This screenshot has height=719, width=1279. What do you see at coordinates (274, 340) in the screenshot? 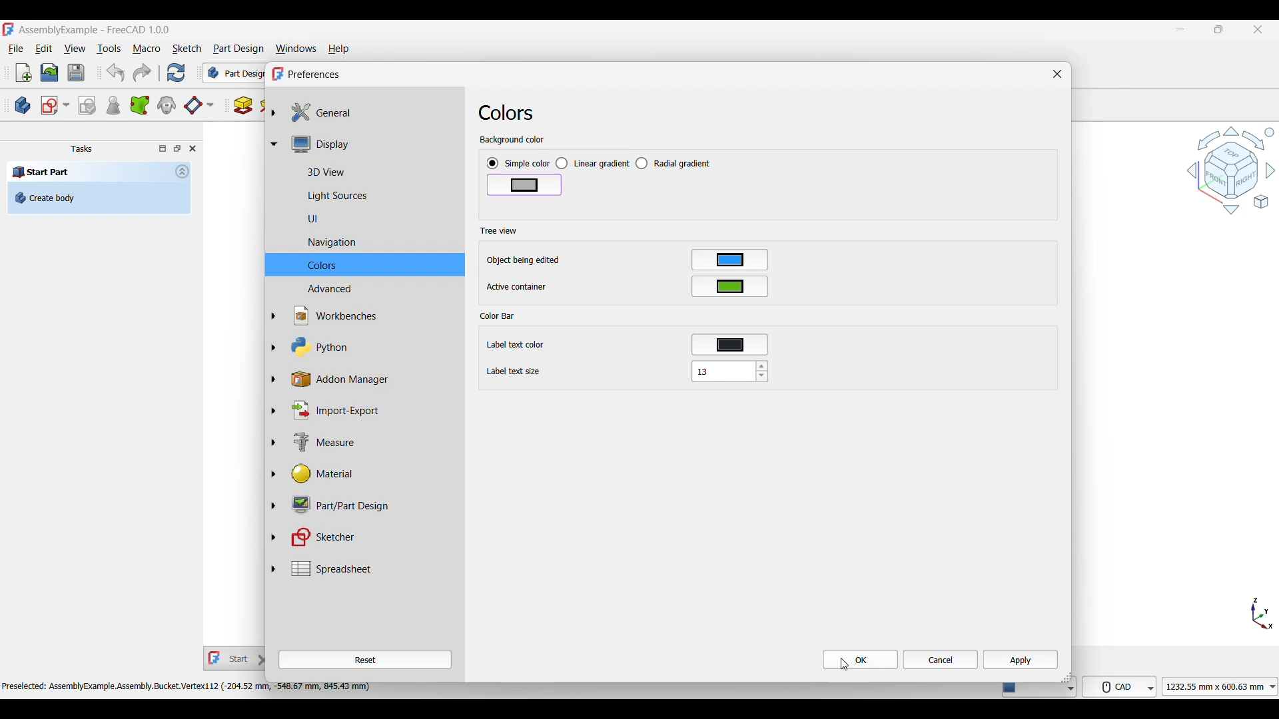
I see `Expand/Collapse` at bounding box center [274, 340].